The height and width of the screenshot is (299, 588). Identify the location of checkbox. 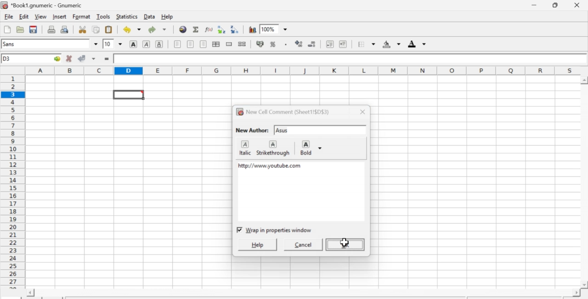
(276, 230).